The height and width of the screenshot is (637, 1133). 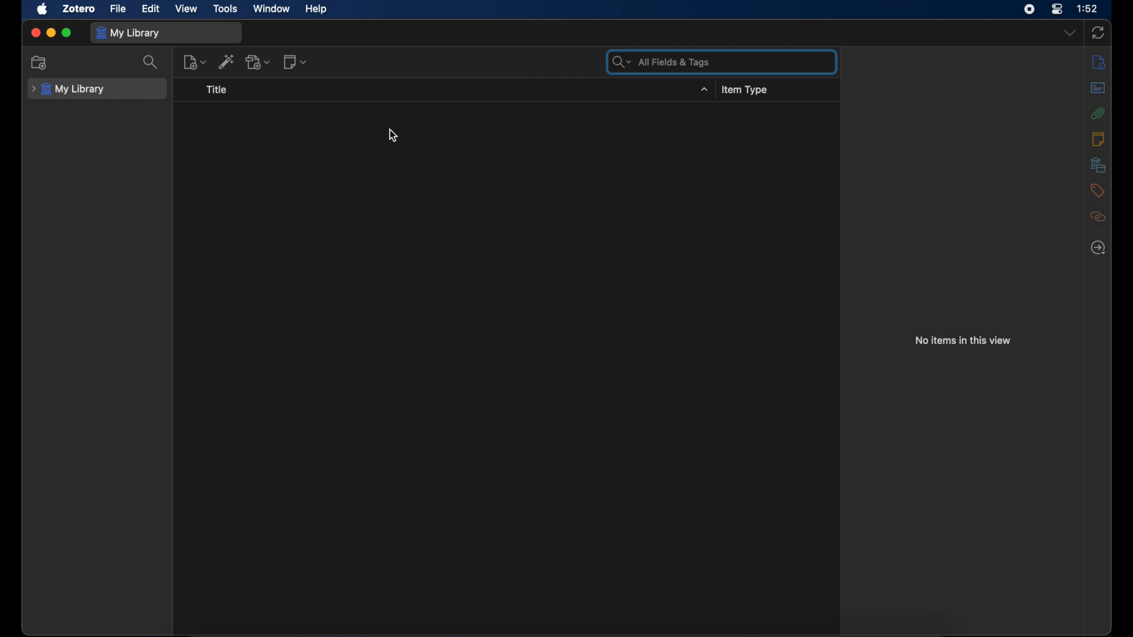 What do you see at coordinates (964, 340) in the screenshot?
I see `no items  in this view` at bounding box center [964, 340].